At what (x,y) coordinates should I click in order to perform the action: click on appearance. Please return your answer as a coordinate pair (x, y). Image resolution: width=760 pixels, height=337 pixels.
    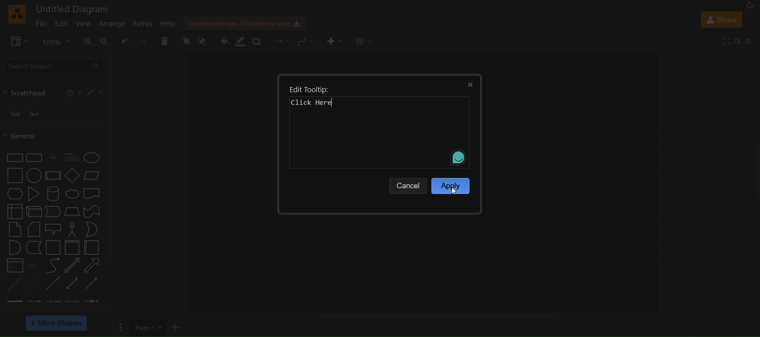
    Looking at the image, I should click on (750, 6).